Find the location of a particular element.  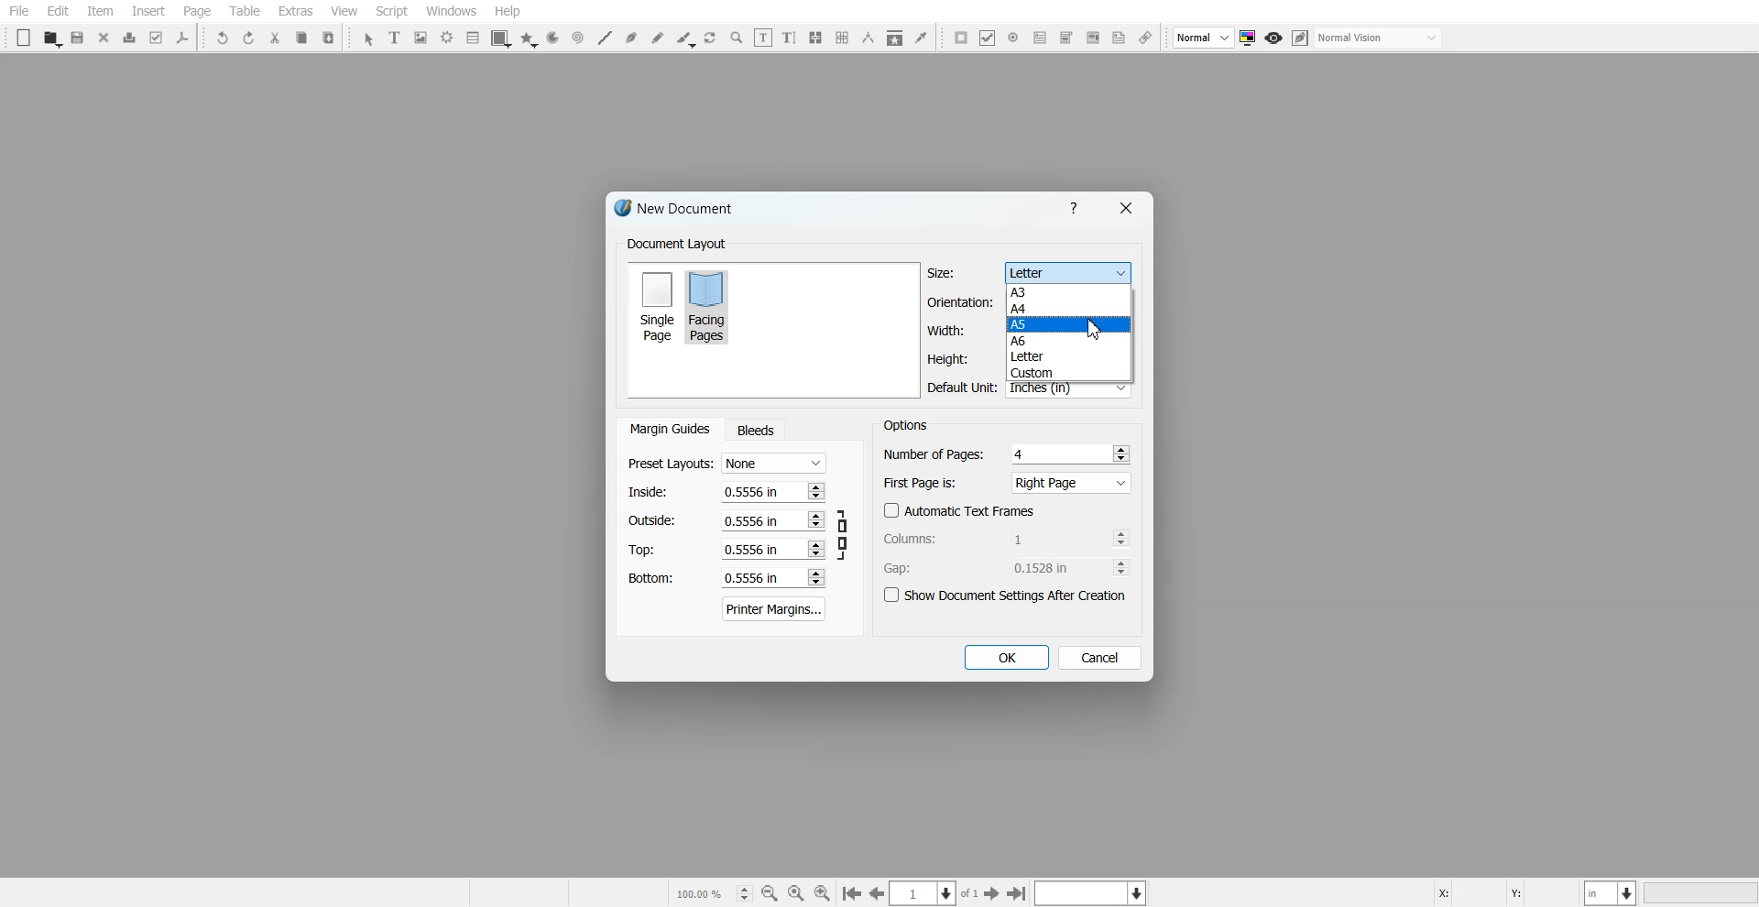

Copy Item Properties is located at coordinates (895, 38).